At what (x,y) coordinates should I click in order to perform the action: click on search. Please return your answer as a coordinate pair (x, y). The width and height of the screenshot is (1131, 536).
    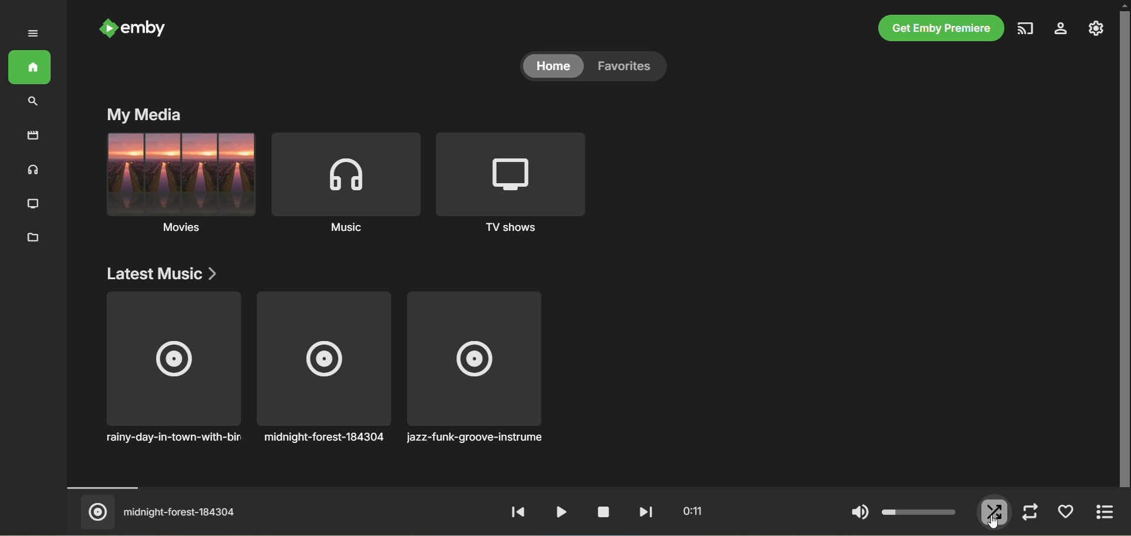
    Looking at the image, I should click on (33, 102).